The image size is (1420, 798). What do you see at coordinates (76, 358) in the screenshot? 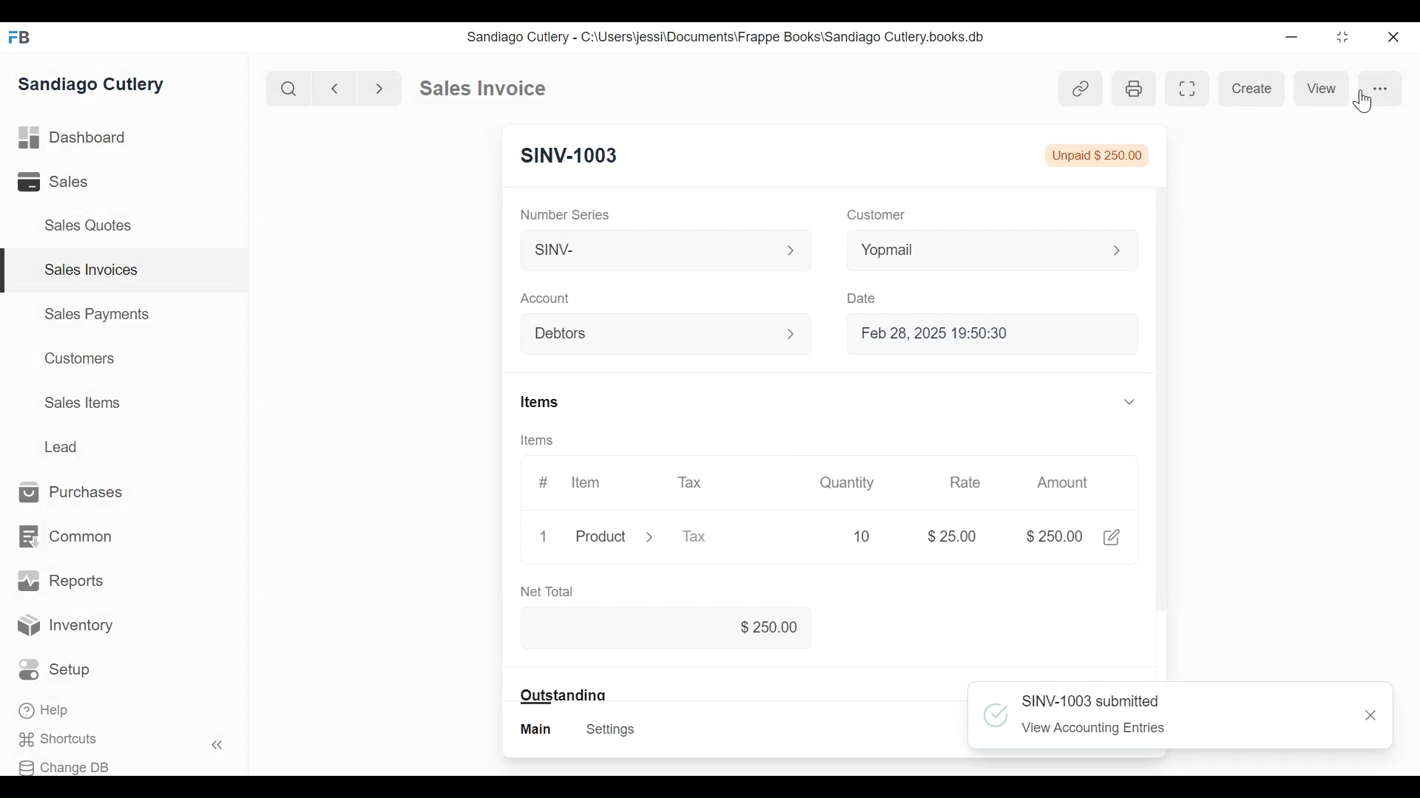
I see `Customers` at bounding box center [76, 358].